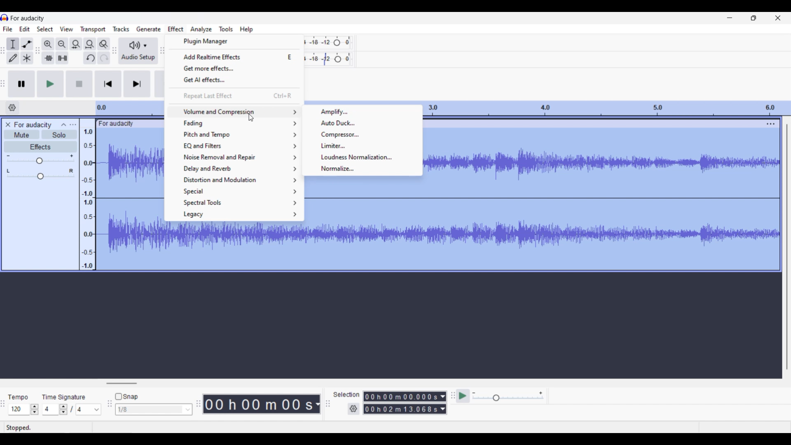  Describe the element at coordinates (13, 44) in the screenshot. I see `Selection tool` at that location.